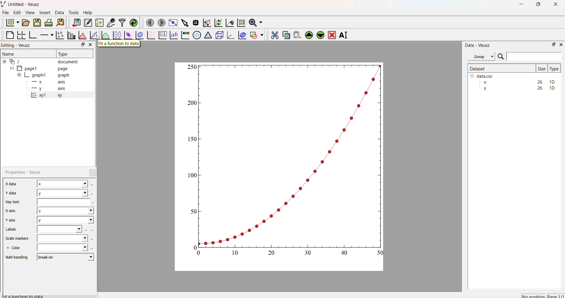  Describe the element at coordinates (65, 219) in the screenshot. I see `y` at that location.